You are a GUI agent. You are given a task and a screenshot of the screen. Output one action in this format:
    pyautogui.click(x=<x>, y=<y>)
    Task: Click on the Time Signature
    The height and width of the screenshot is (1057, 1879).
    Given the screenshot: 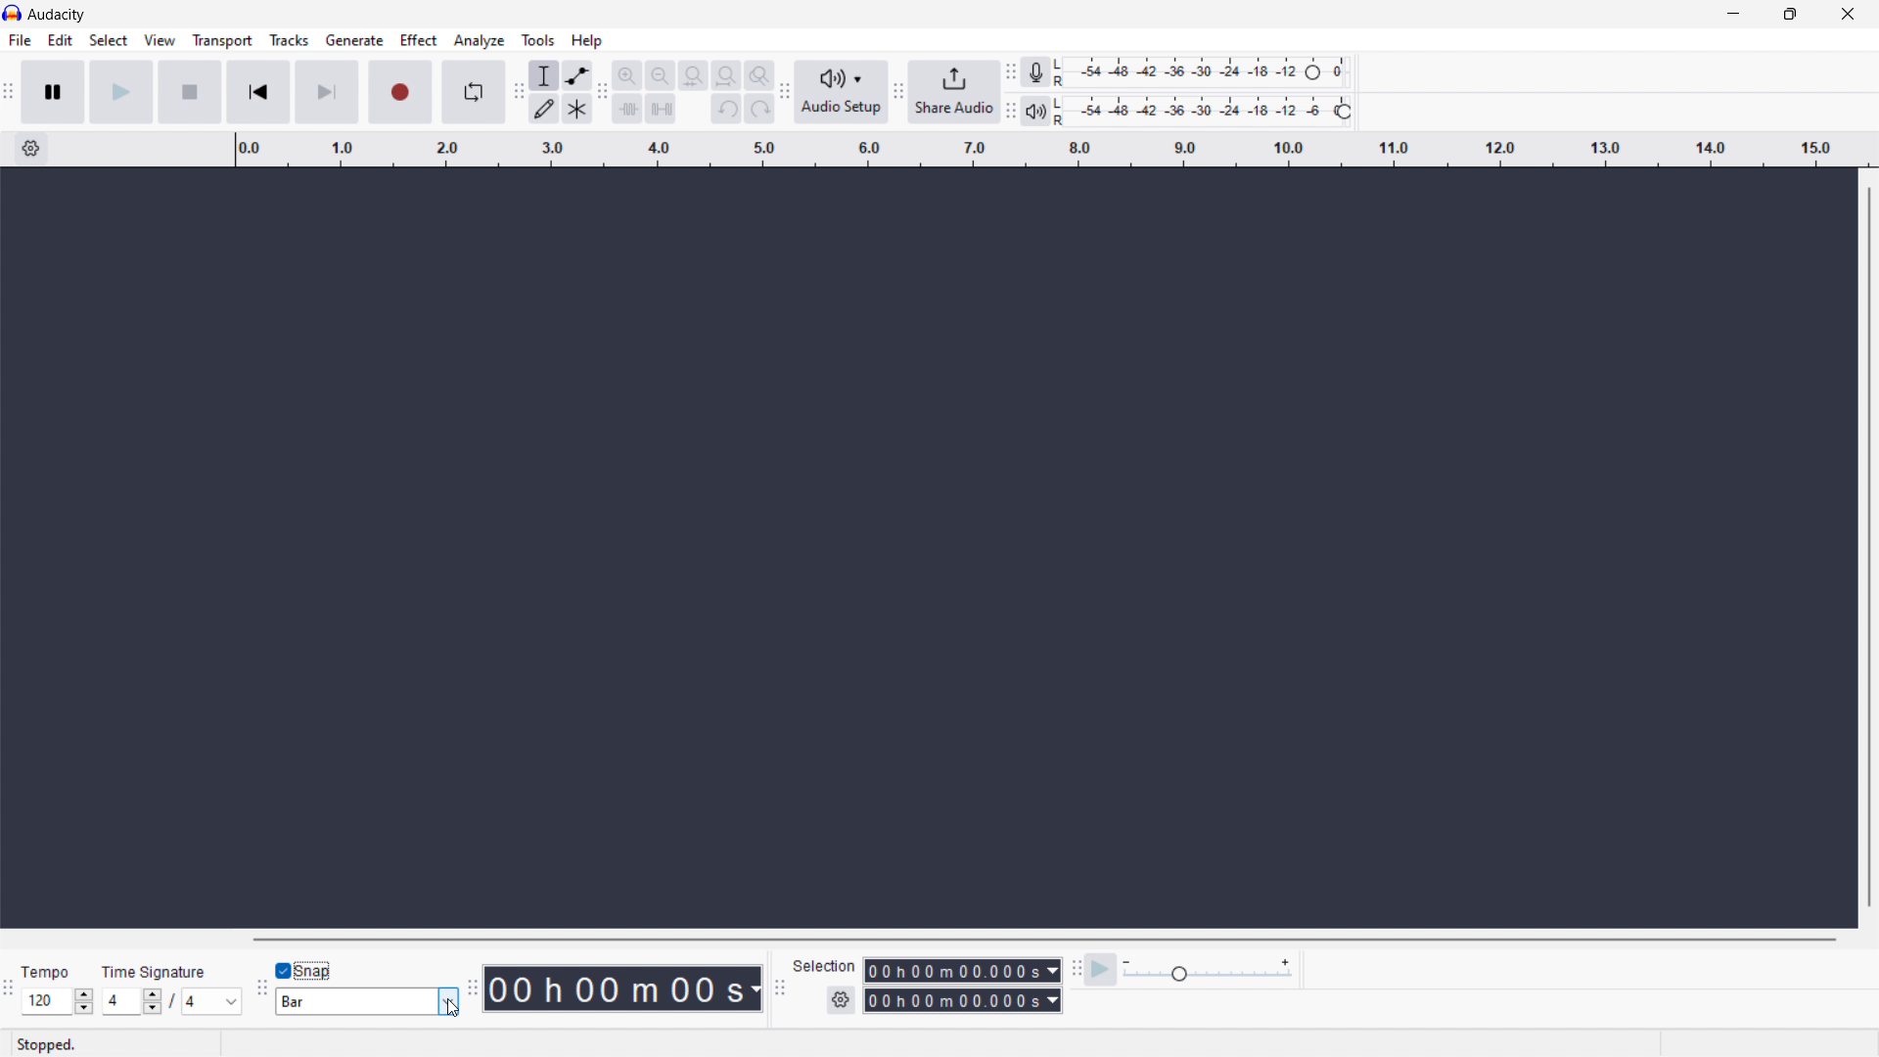 What is the action you would take?
    pyautogui.click(x=150, y=973)
    